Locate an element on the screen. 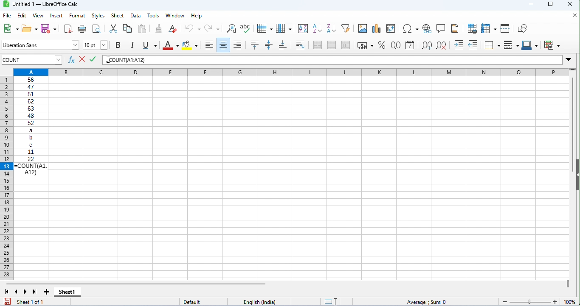 Image resolution: width=580 pixels, height=306 pixels. Expand/Collapse is located at coordinates (568, 60).